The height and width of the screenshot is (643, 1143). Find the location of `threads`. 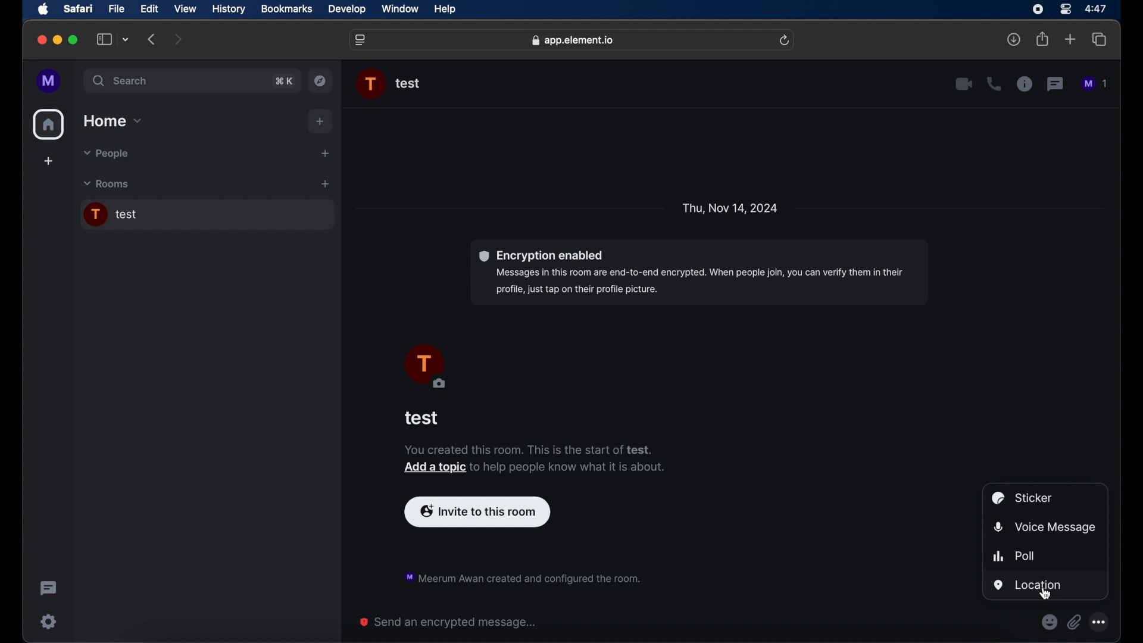

threads is located at coordinates (1056, 84).